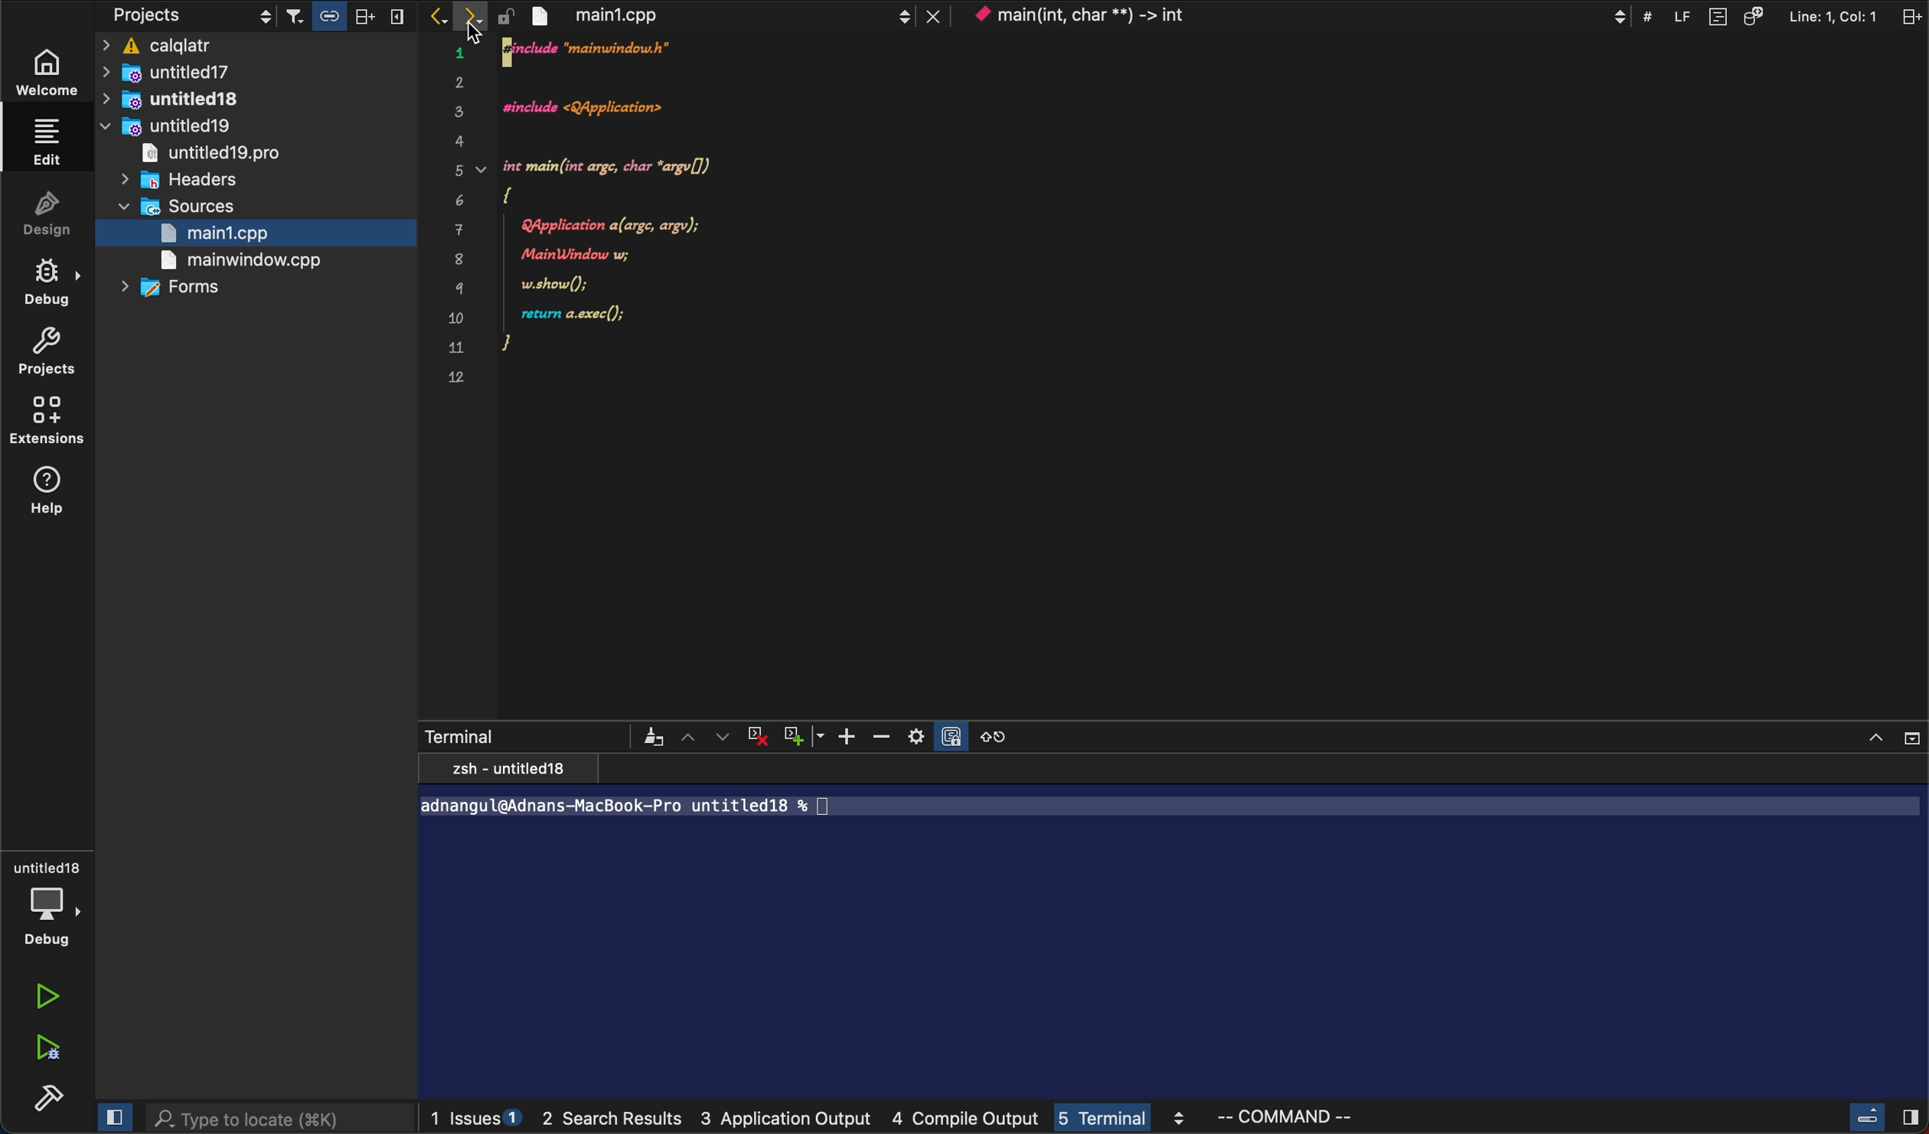 This screenshot has height=1134, width=1929. I want to click on untiled19, so click(174, 127).